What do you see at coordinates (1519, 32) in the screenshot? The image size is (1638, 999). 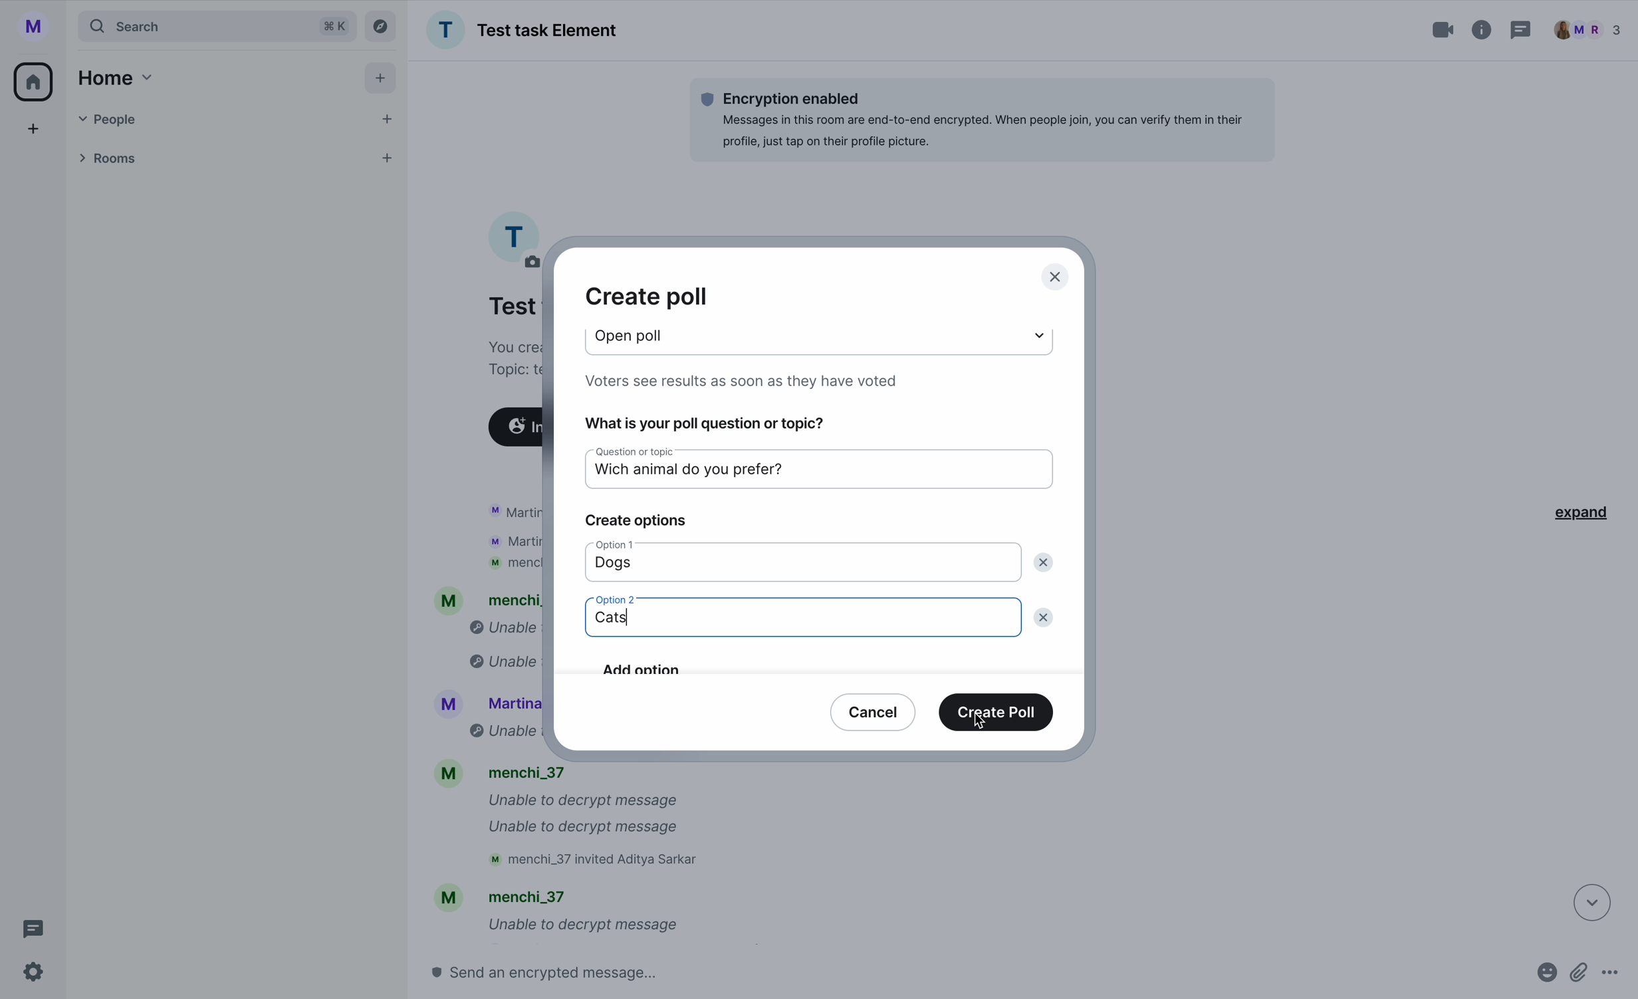 I see `threads` at bounding box center [1519, 32].